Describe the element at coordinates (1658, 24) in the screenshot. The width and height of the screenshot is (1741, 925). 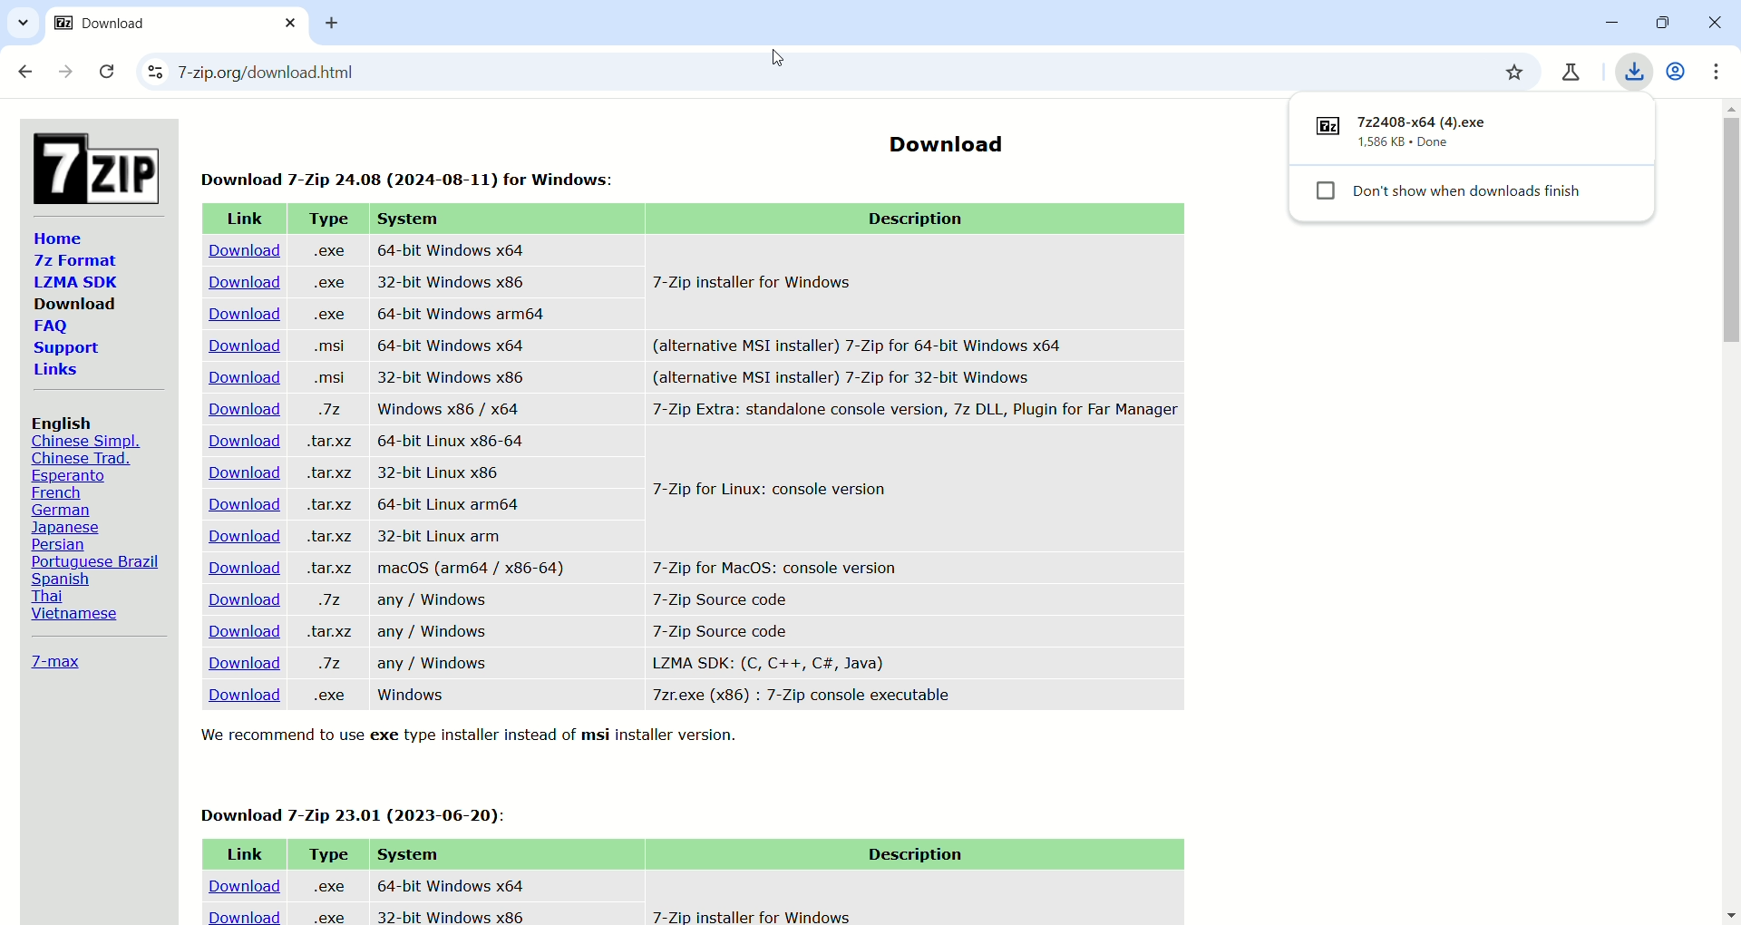
I see `maximize` at that location.